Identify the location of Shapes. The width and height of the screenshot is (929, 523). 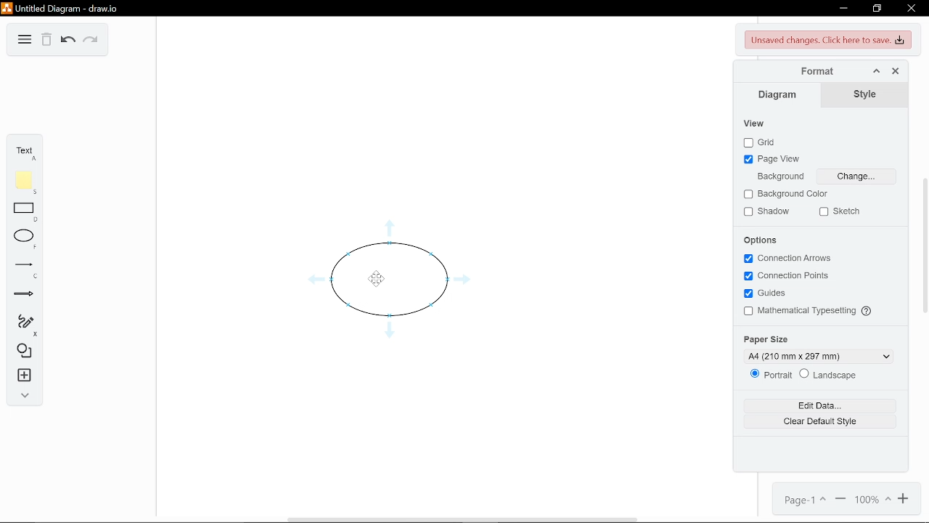
(23, 353).